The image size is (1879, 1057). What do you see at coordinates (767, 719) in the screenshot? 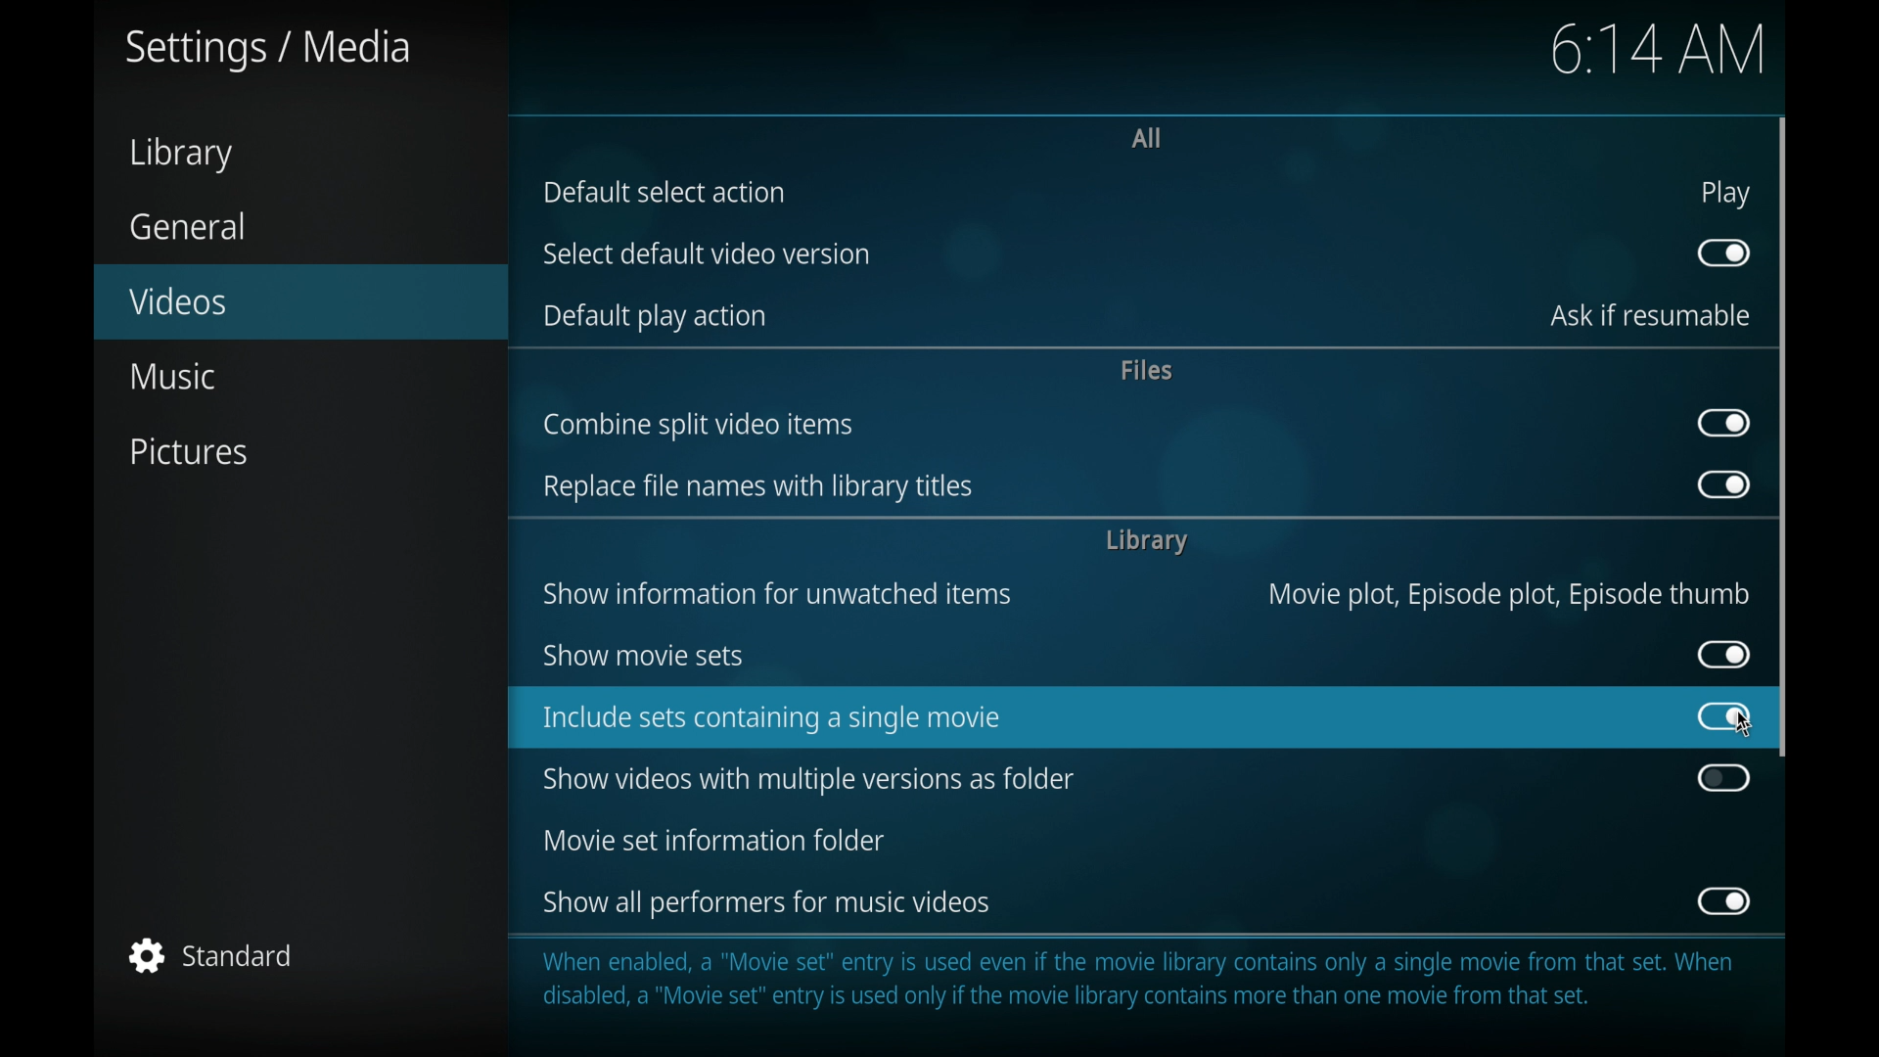
I see `include sets` at bounding box center [767, 719].